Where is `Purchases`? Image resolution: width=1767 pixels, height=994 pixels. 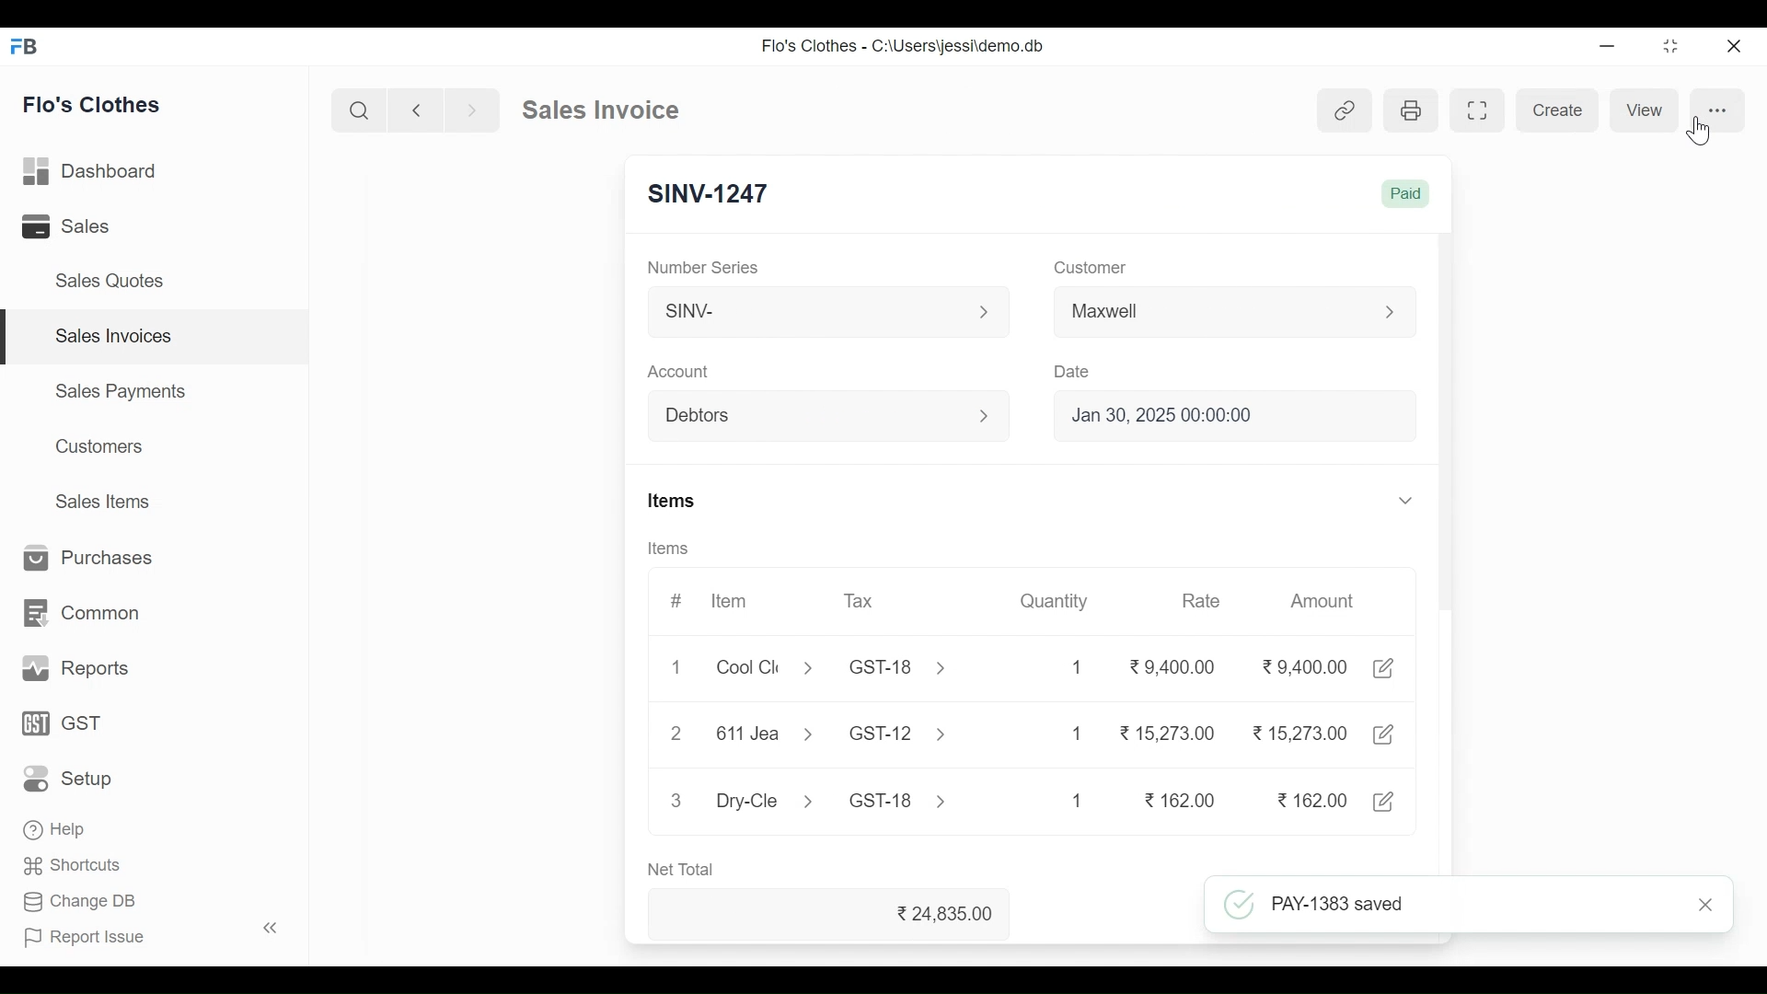 Purchases is located at coordinates (81, 559).